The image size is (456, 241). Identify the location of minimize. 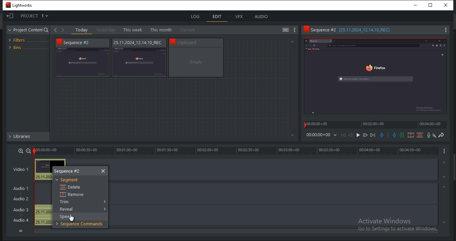
(418, 5).